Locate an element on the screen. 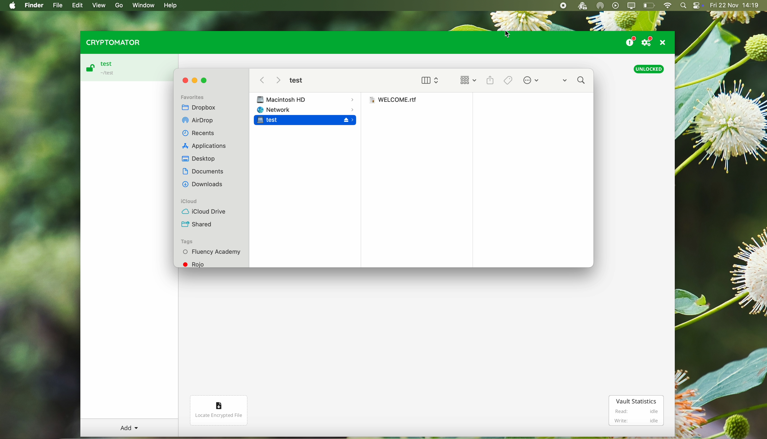 The height and width of the screenshot is (439, 767). Rojo is located at coordinates (204, 264).